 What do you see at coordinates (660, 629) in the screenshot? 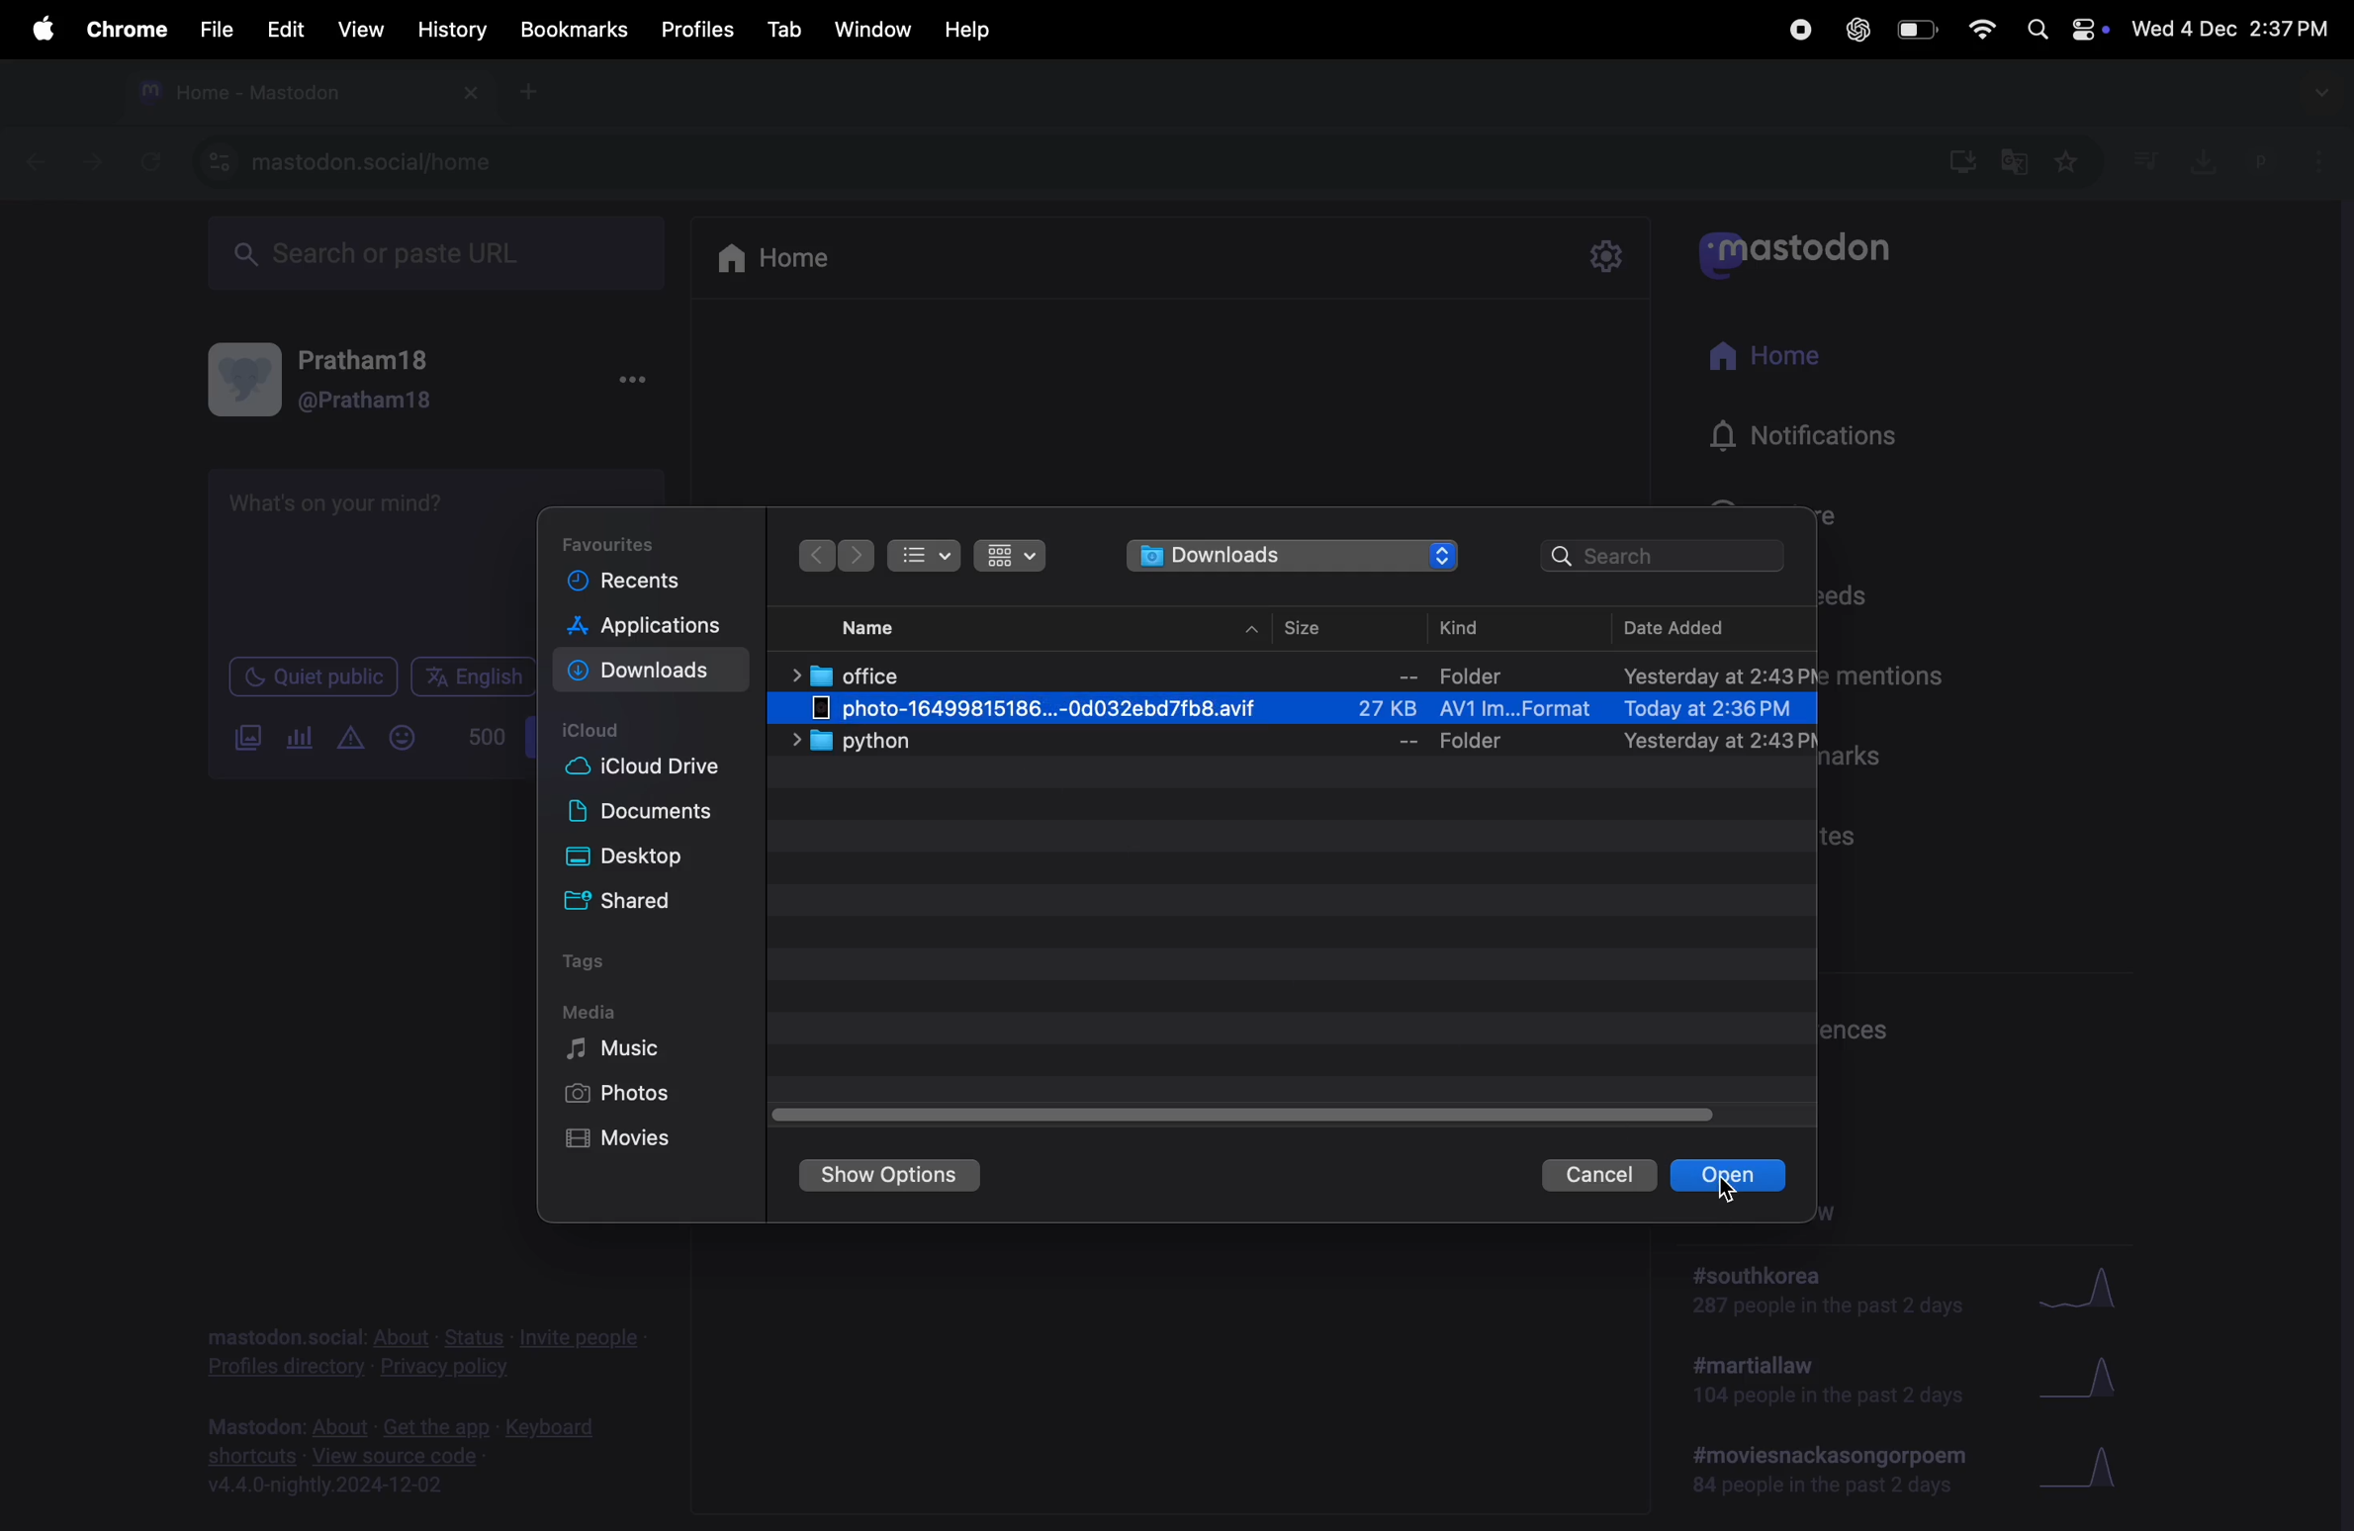
I see `application` at bounding box center [660, 629].